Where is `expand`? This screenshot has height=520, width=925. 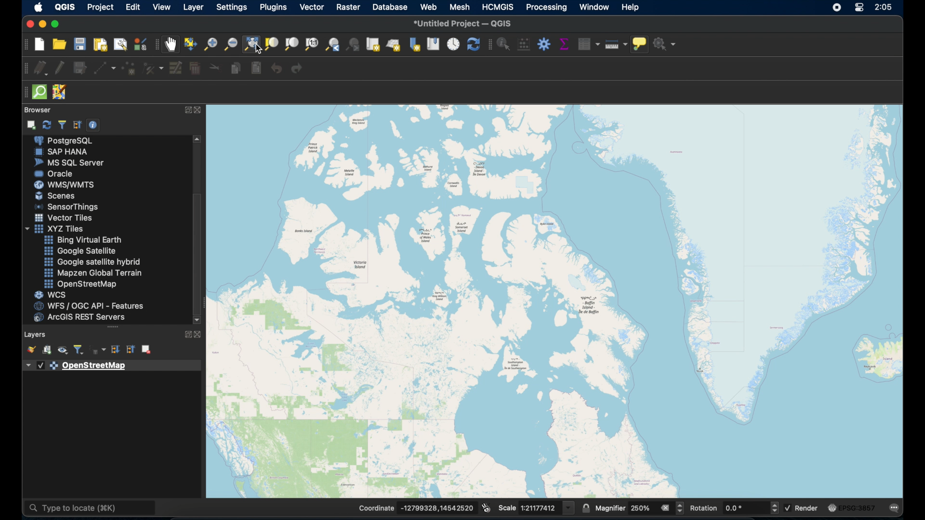
expand is located at coordinates (187, 111).